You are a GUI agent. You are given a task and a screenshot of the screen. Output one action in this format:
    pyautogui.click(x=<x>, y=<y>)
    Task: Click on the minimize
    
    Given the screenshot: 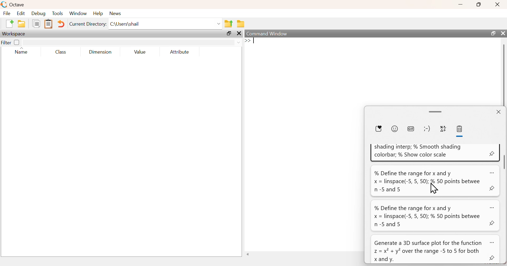 What is the action you would take?
    pyautogui.click(x=461, y=4)
    